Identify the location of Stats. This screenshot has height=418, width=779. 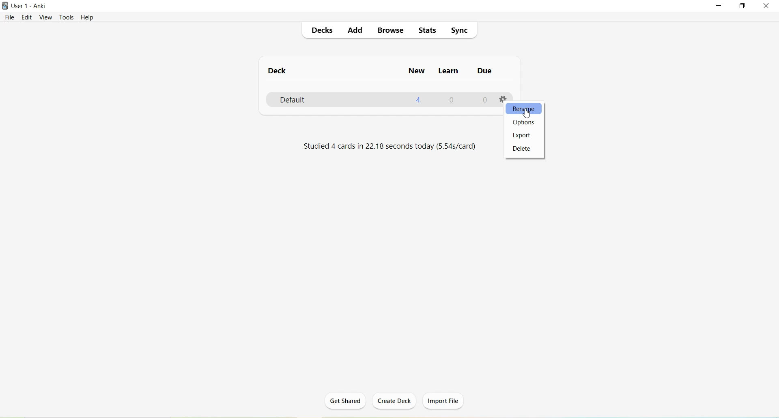
(427, 30).